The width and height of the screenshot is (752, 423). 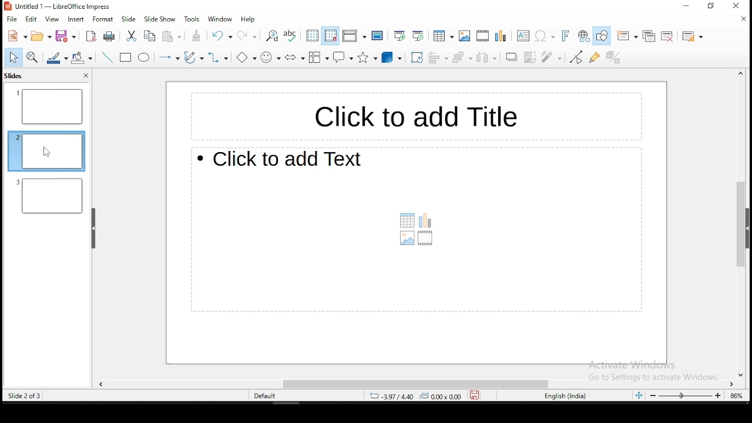 What do you see at coordinates (713, 6) in the screenshot?
I see `restore` at bounding box center [713, 6].